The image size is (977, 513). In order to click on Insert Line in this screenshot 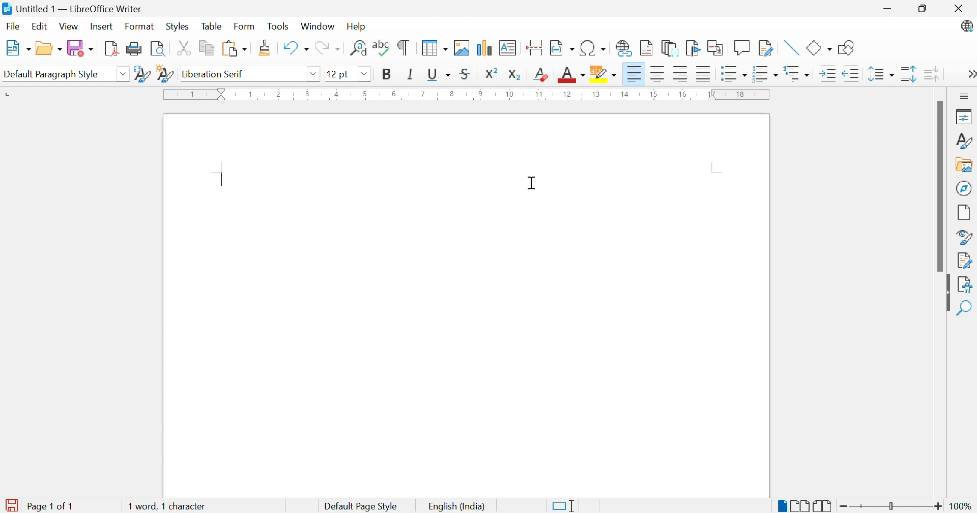, I will do `click(791, 47)`.